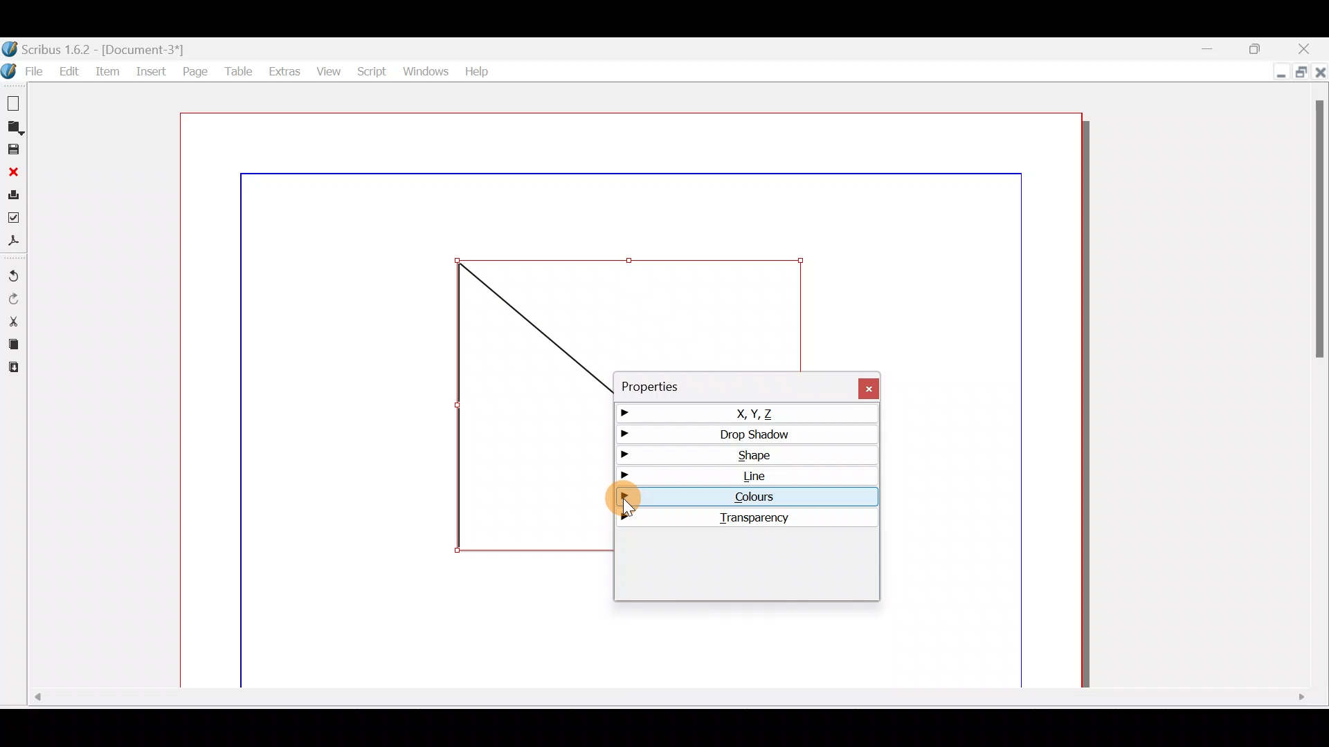 This screenshot has width=1329, height=747. What do you see at coordinates (1208, 48) in the screenshot?
I see `Minimise` at bounding box center [1208, 48].